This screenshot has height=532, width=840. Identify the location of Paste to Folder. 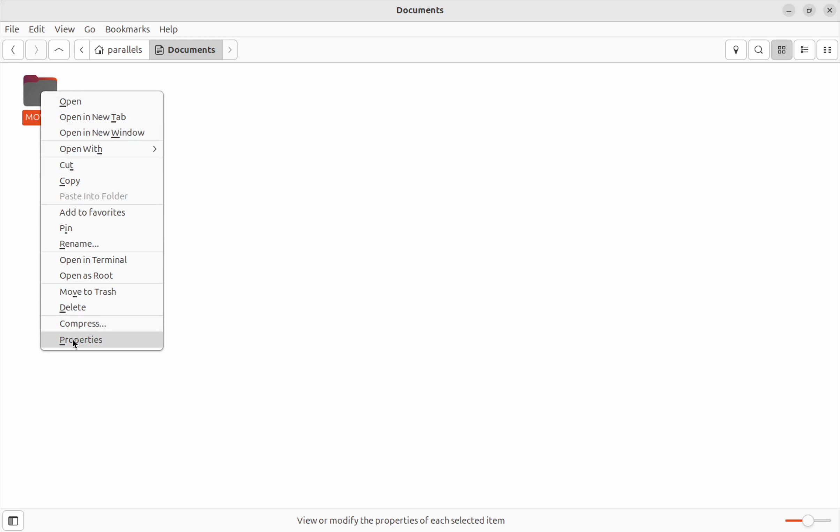
(104, 196).